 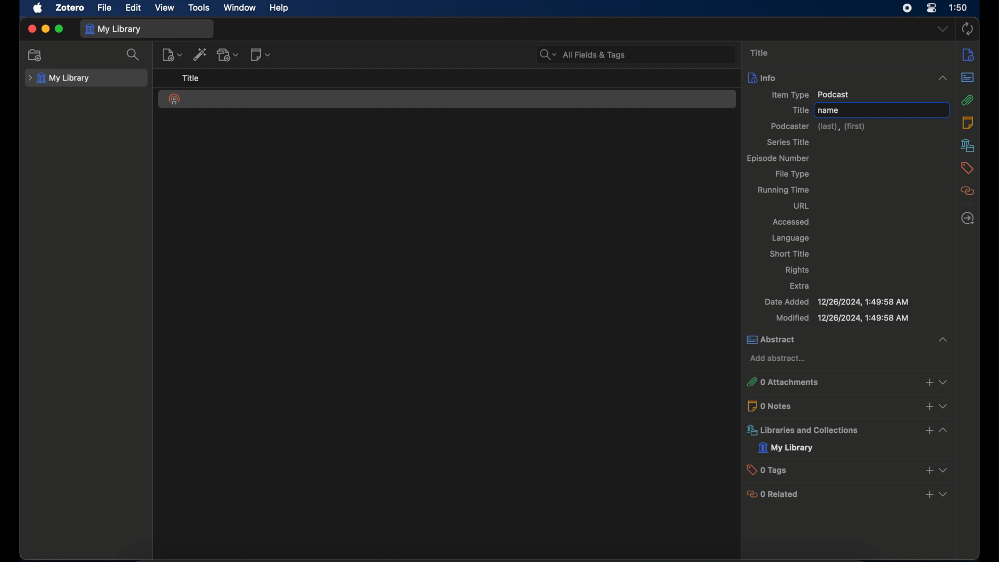 What do you see at coordinates (280, 8) in the screenshot?
I see `help` at bounding box center [280, 8].